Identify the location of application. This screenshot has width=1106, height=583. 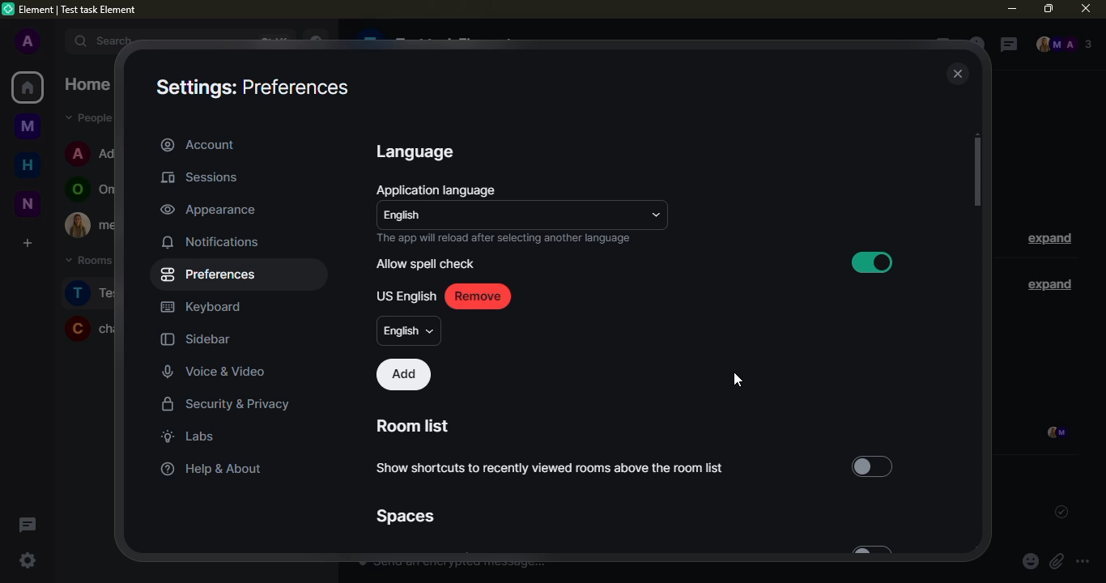
(439, 191).